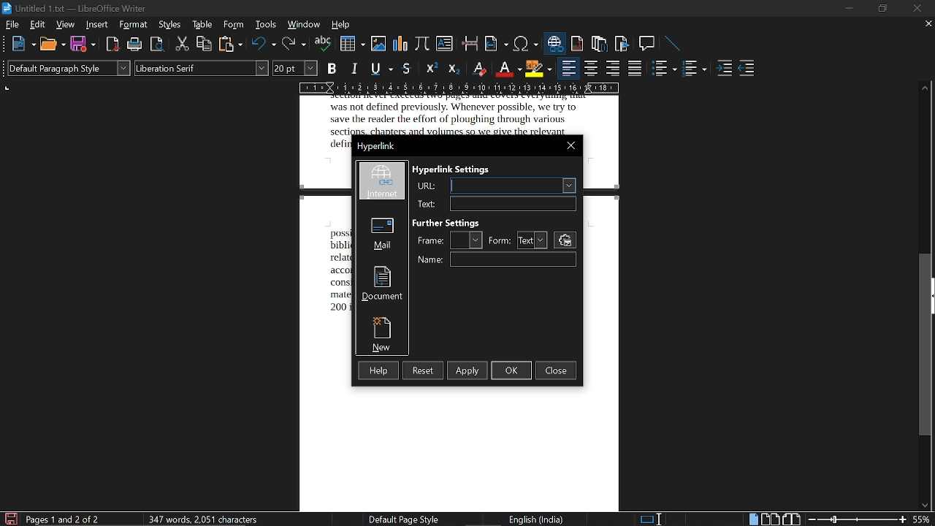 The image size is (935, 526). I want to click on insert field, so click(497, 44).